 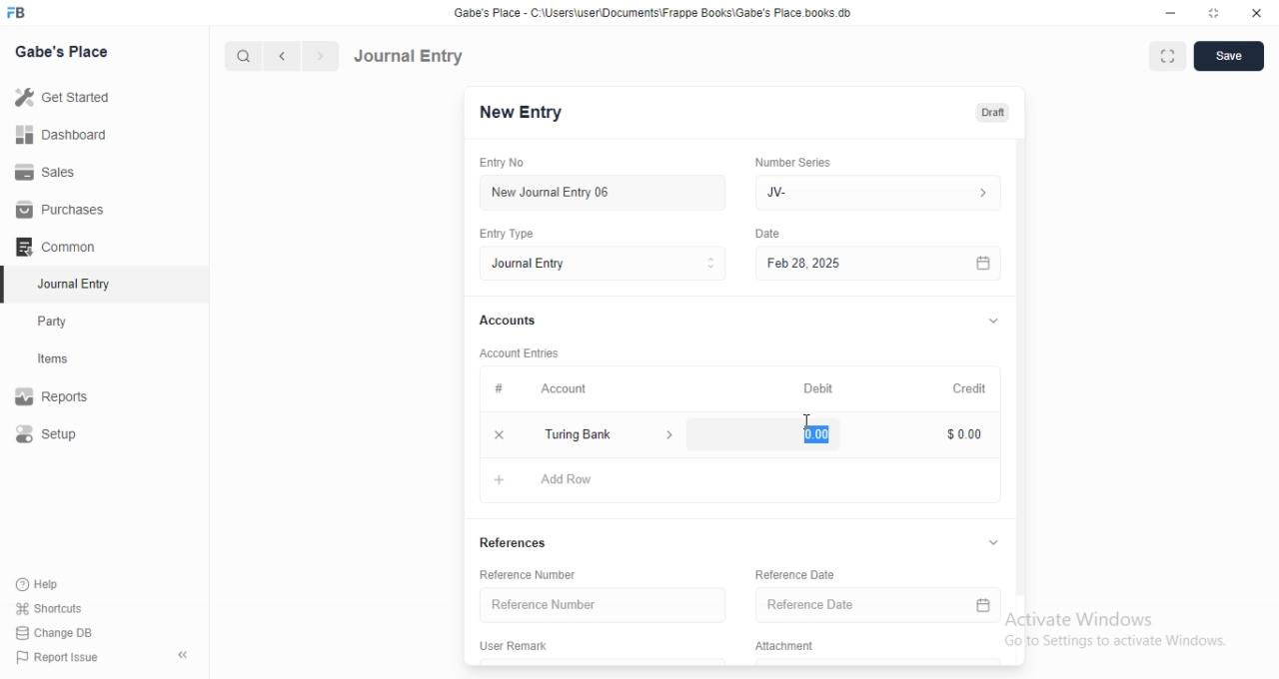 What do you see at coordinates (807, 422) in the screenshot?
I see `cursor` at bounding box center [807, 422].